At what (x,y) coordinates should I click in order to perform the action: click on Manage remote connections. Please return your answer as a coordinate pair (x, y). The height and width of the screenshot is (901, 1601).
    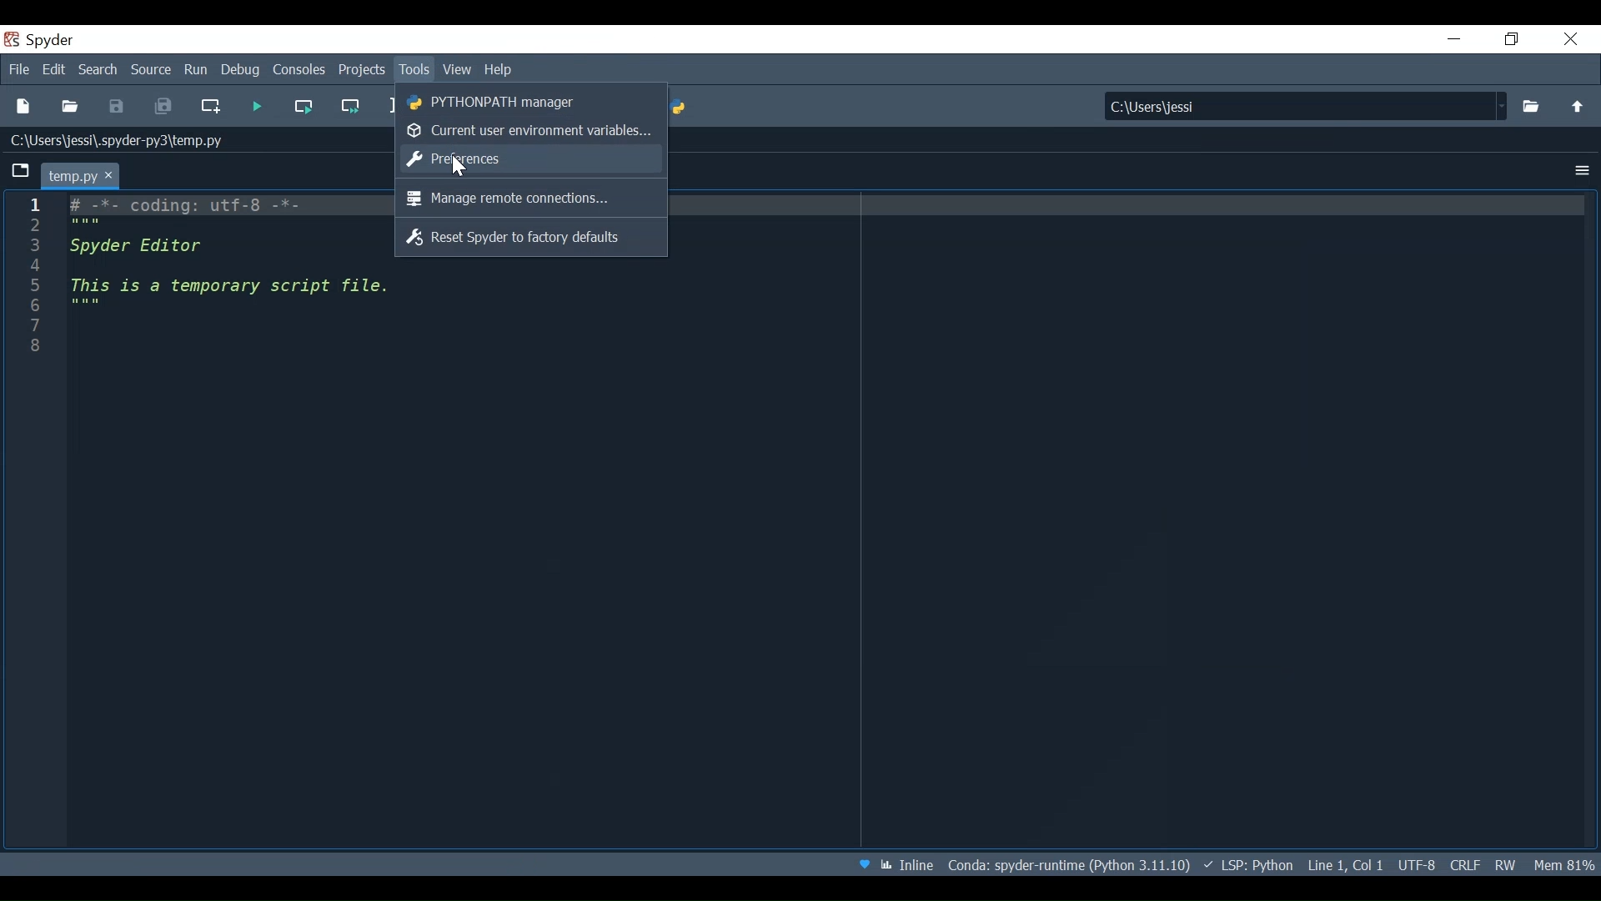
    Looking at the image, I should click on (531, 199).